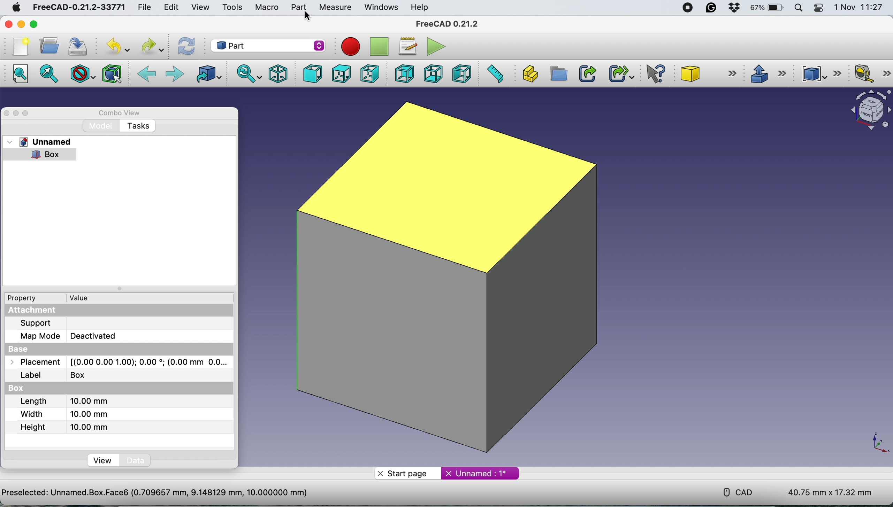 The width and height of the screenshot is (893, 507). I want to click on bounding box, so click(111, 74).